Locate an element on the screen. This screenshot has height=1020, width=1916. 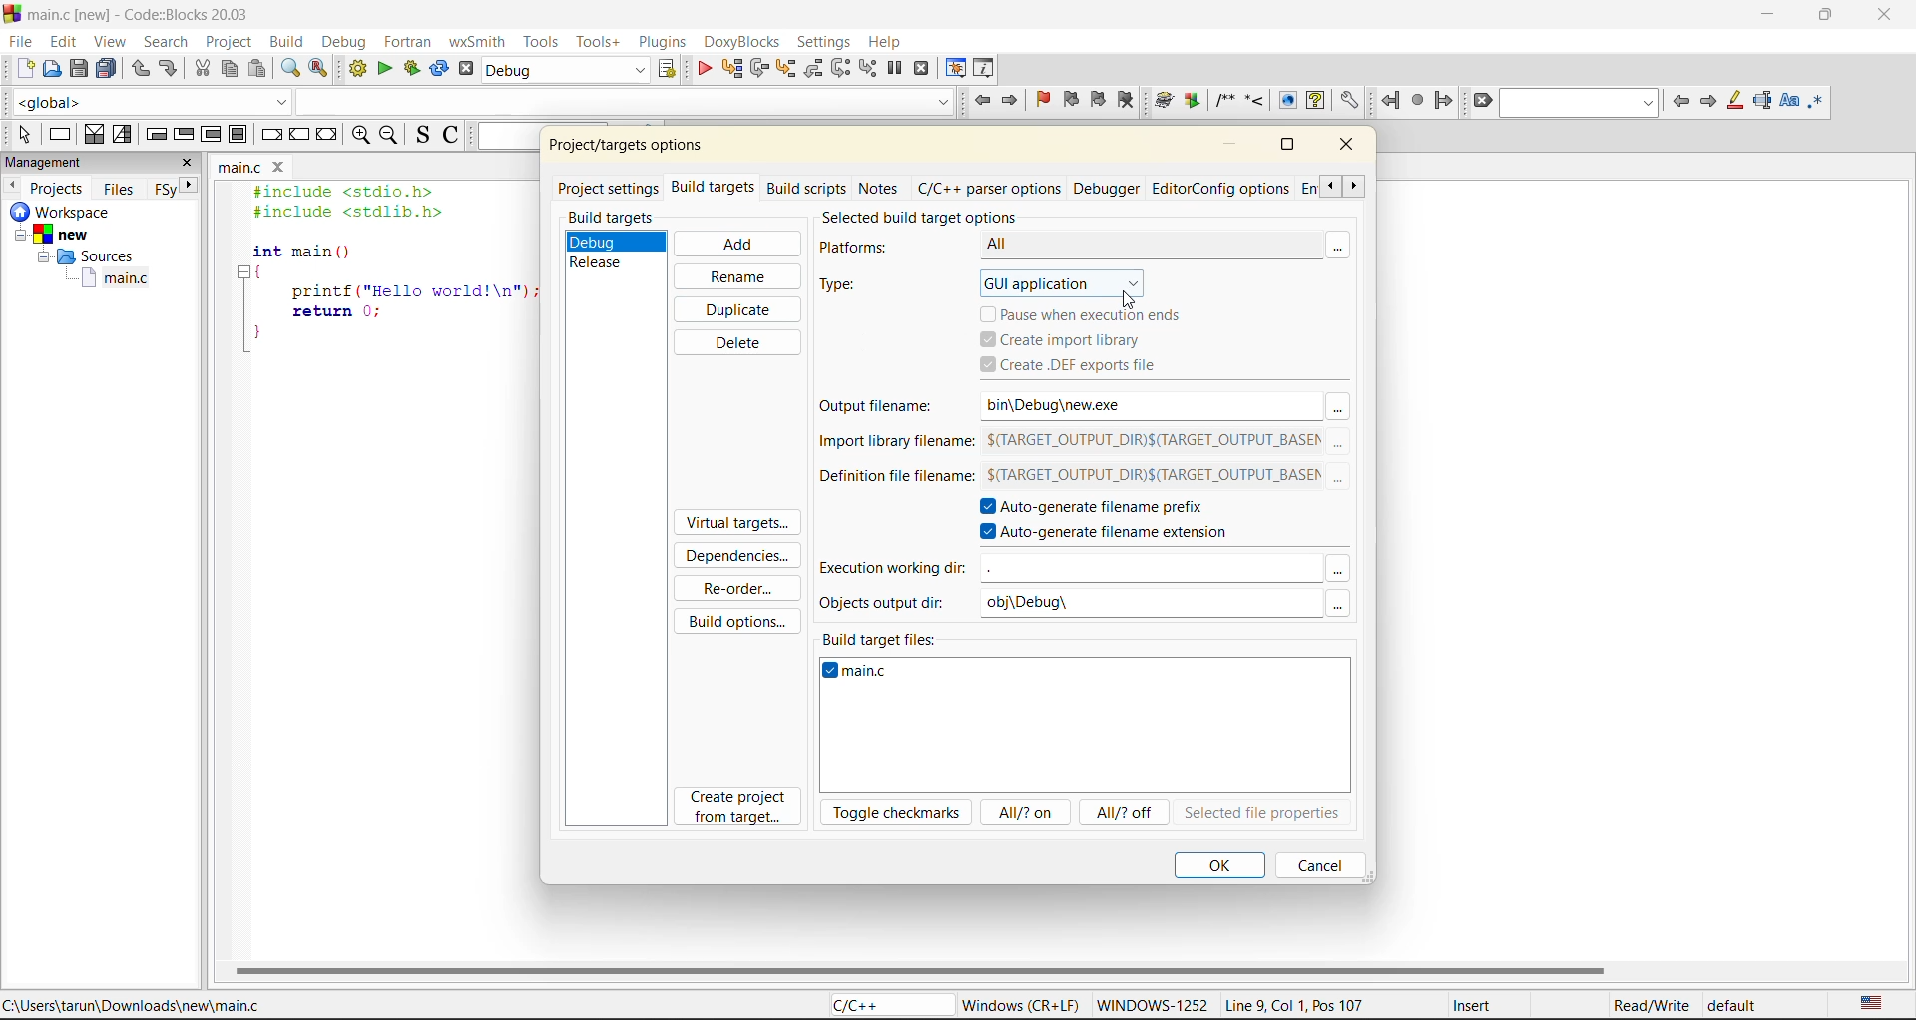
More is located at coordinates (1340, 443).